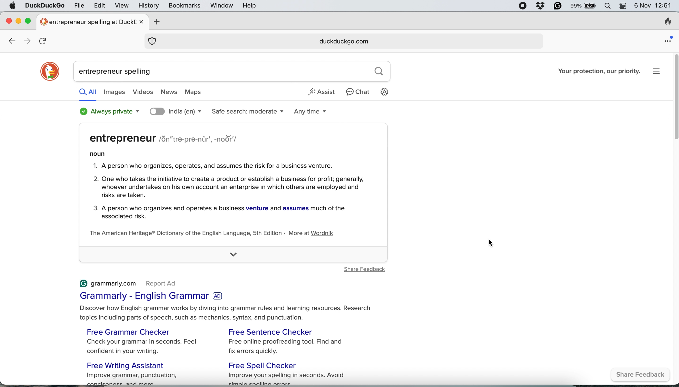  I want to click on settings, so click(657, 72).